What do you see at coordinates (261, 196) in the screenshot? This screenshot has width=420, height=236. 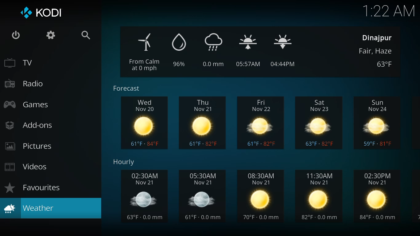 I see `8:30` at bounding box center [261, 196].